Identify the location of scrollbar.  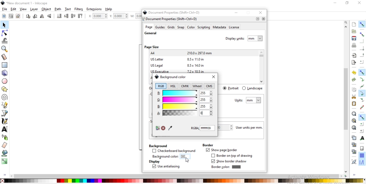
(346, 114).